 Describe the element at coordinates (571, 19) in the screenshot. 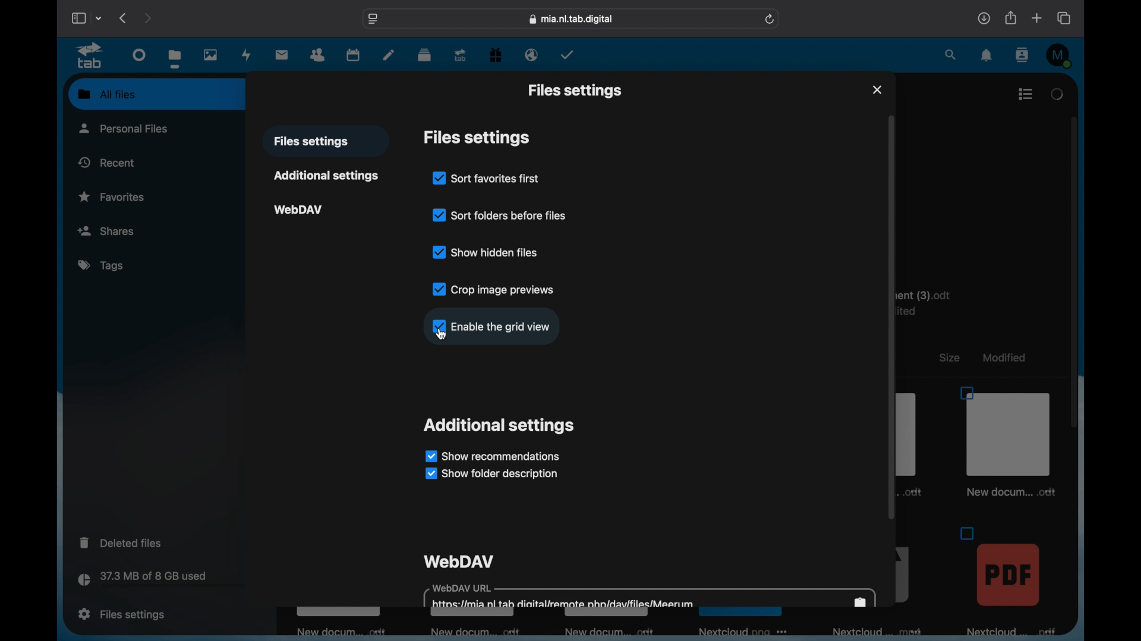

I see `web address` at that location.